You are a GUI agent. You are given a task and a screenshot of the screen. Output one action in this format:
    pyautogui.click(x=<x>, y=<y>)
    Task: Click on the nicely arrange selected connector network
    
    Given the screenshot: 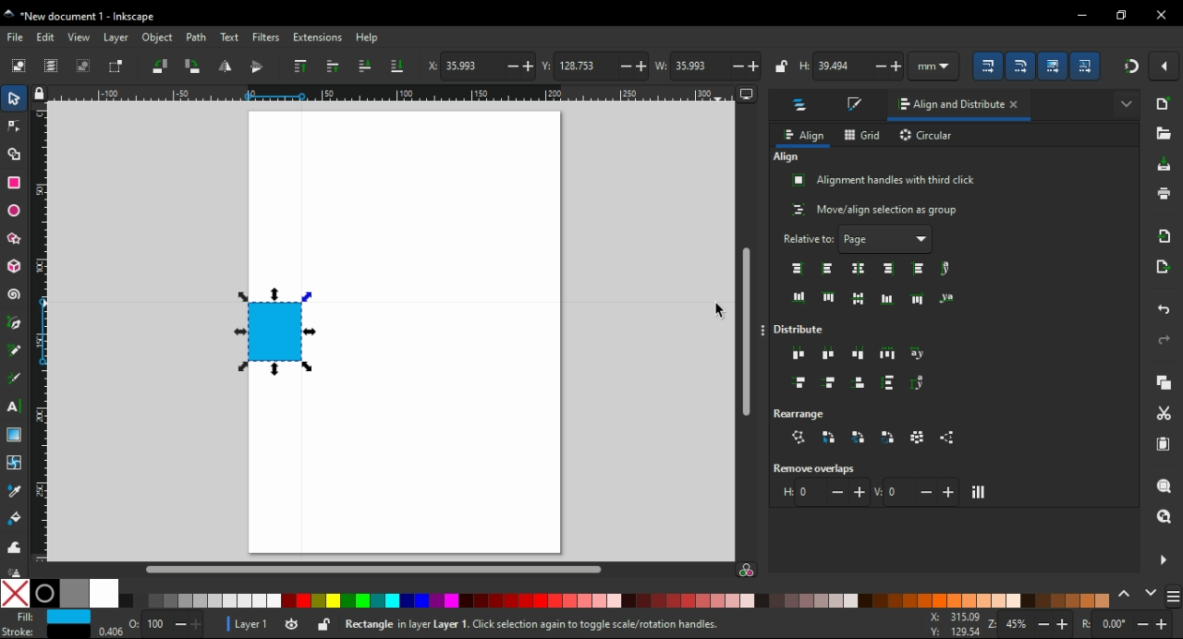 What is the action you would take?
    pyautogui.click(x=800, y=437)
    